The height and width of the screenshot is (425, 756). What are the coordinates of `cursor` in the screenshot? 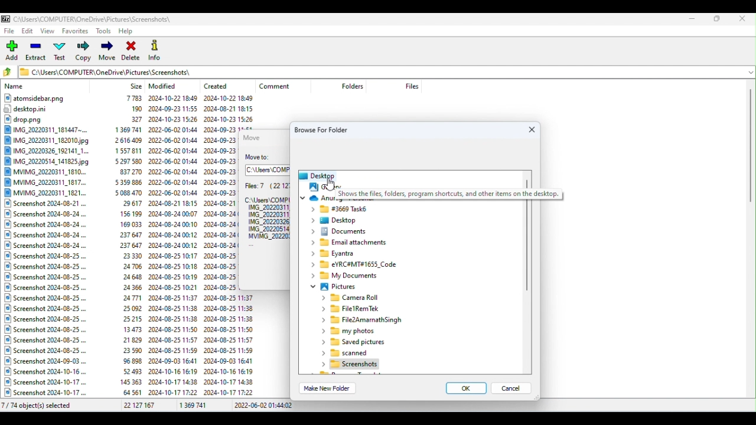 It's located at (330, 185).